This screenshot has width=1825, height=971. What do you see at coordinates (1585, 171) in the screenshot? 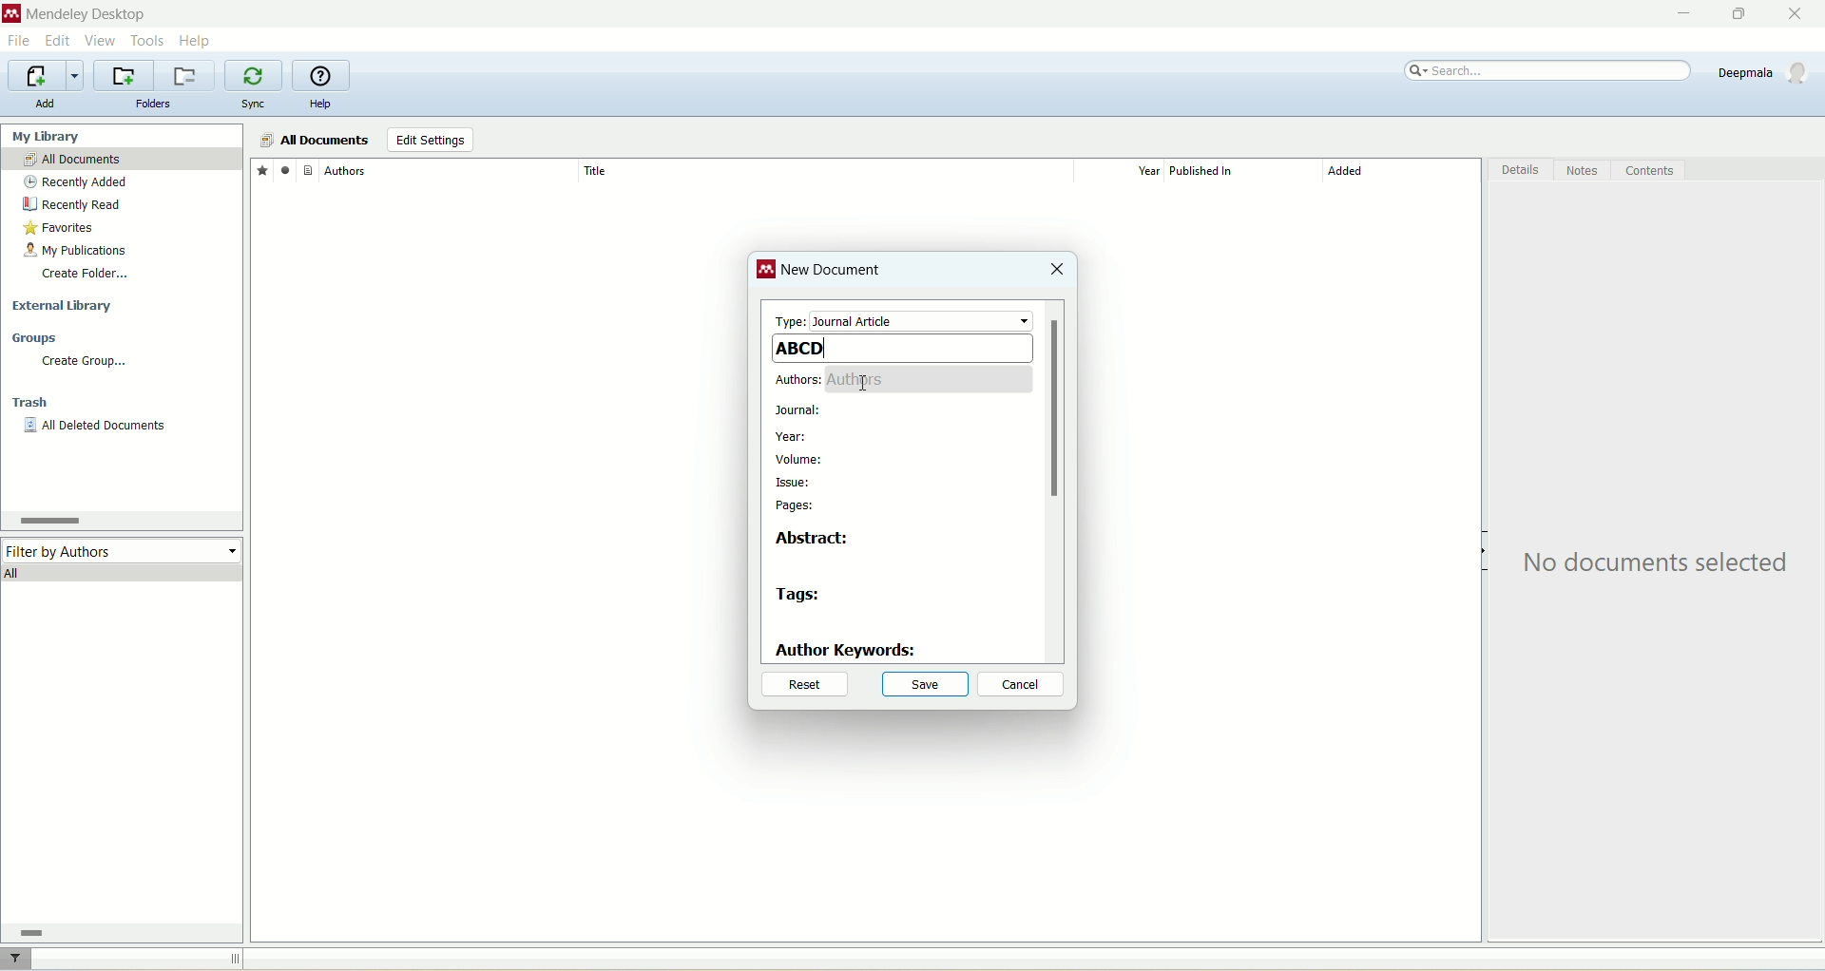
I see `notes` at bounding box center [1585, 171].